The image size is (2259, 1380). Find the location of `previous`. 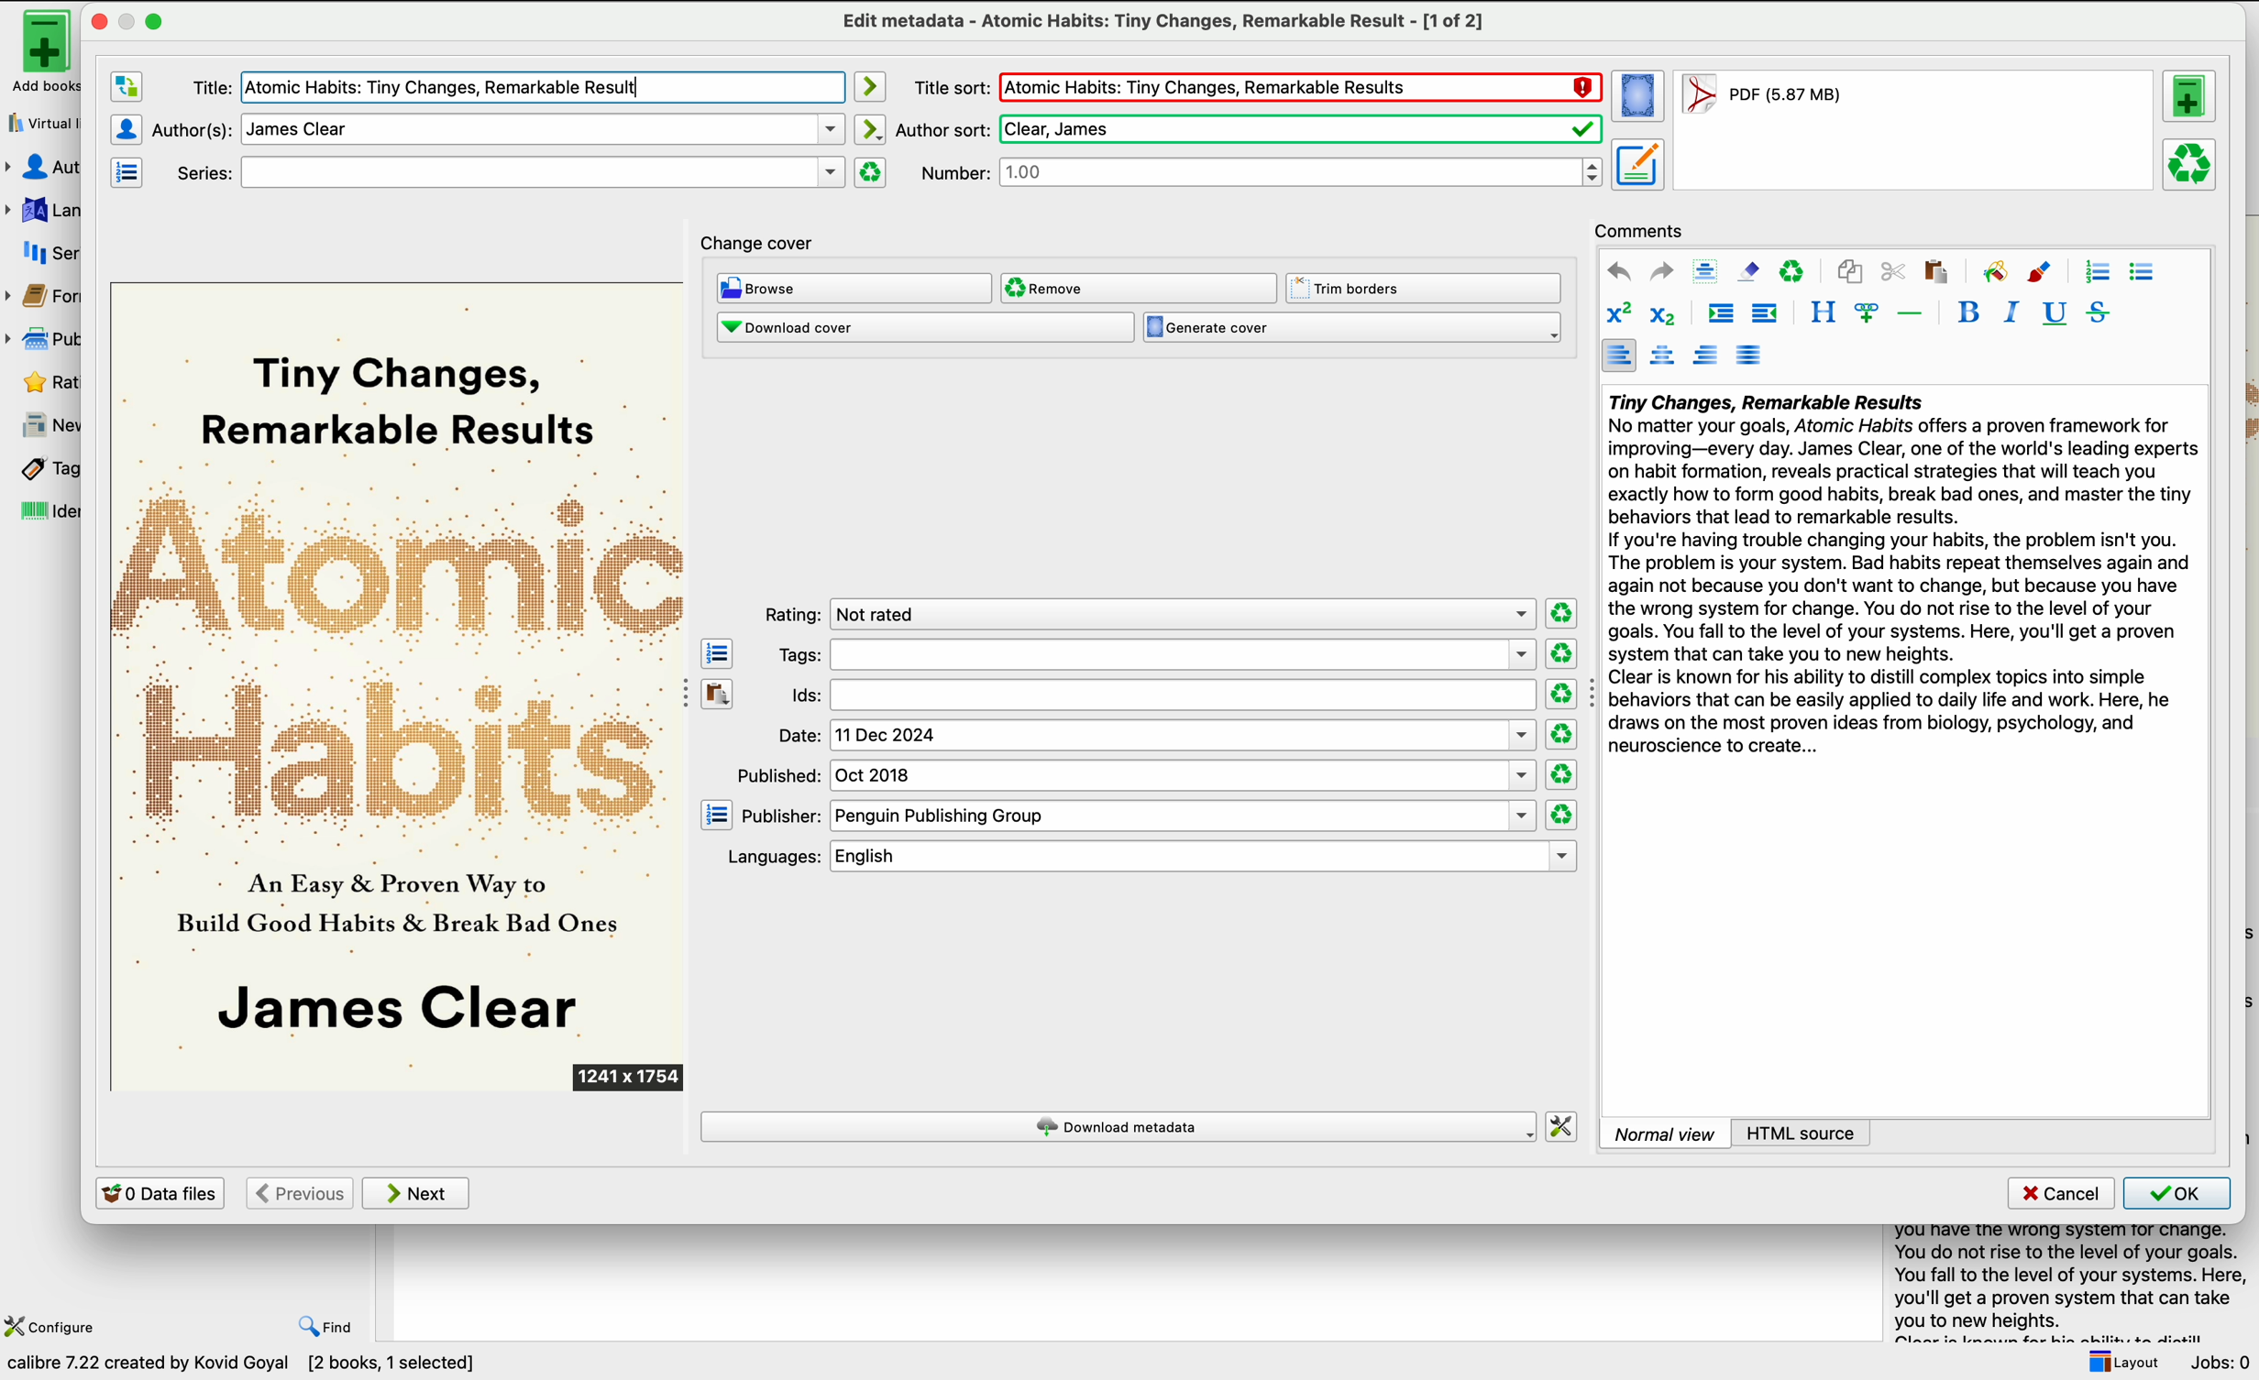

previous is located at coordinates (298, 1193).